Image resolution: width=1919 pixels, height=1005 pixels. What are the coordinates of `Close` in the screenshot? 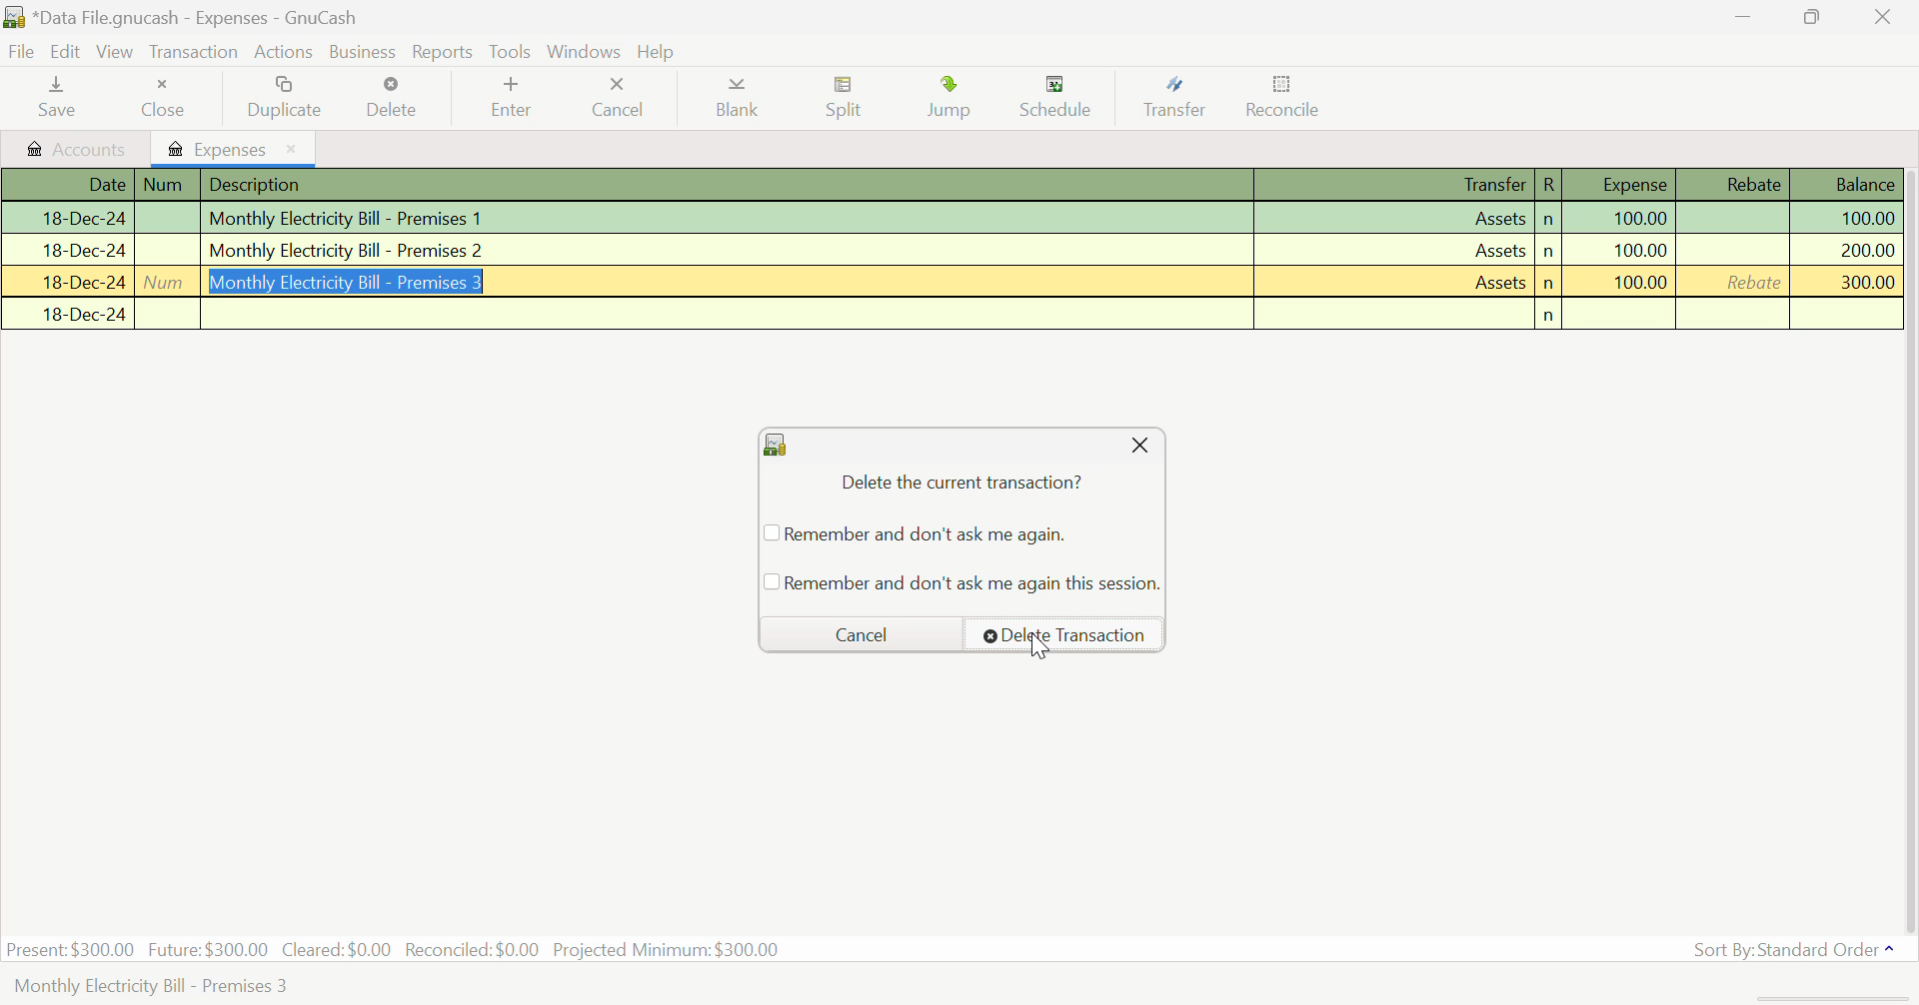 It's located at (162, 98).